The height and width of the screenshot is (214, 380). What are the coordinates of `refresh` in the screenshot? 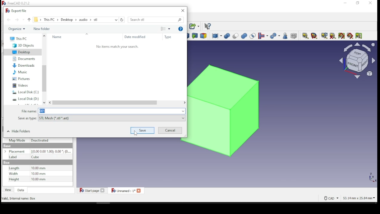 It's located at (121, 20).